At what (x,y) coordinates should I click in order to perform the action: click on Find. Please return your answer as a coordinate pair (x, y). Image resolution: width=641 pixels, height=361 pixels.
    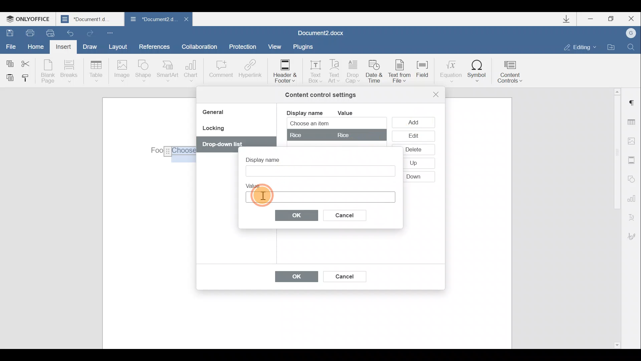
    Looking at the image, I should click on (631, 47).